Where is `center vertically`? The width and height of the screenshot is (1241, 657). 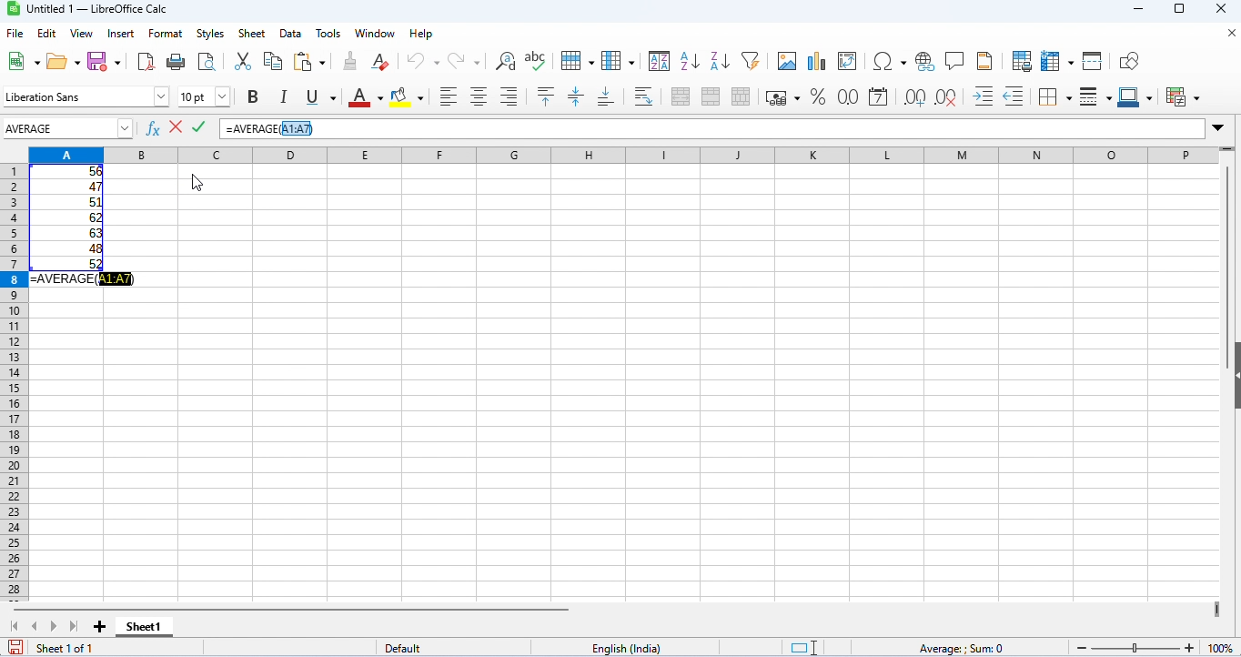
center vertically is located at coordinates (575, 96).